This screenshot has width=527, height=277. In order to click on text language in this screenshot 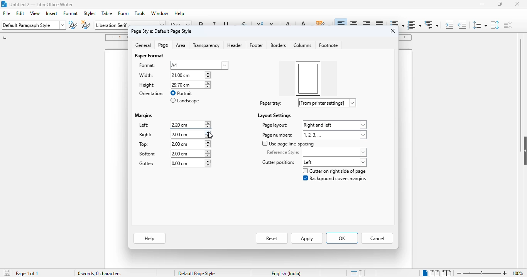, I will do `click(286, 273)`.